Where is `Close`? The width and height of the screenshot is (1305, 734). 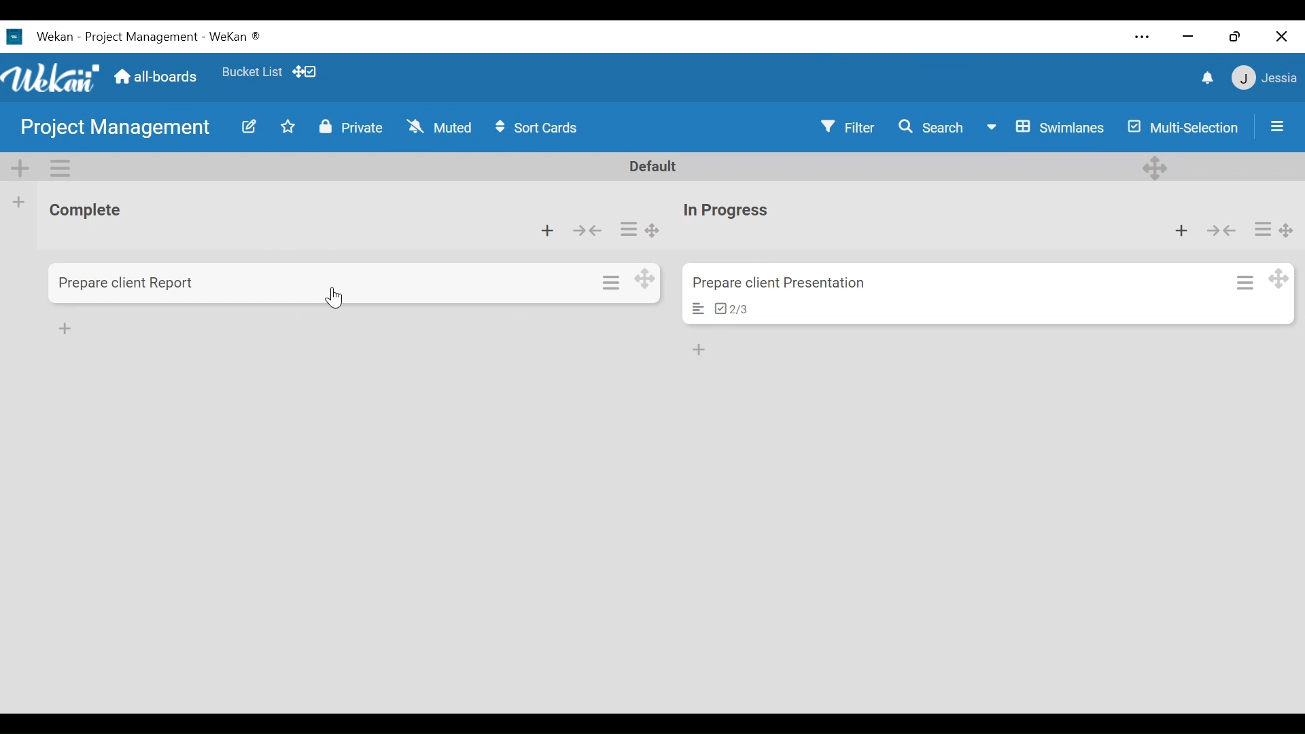 Close is located at coordinates (1284, 36).